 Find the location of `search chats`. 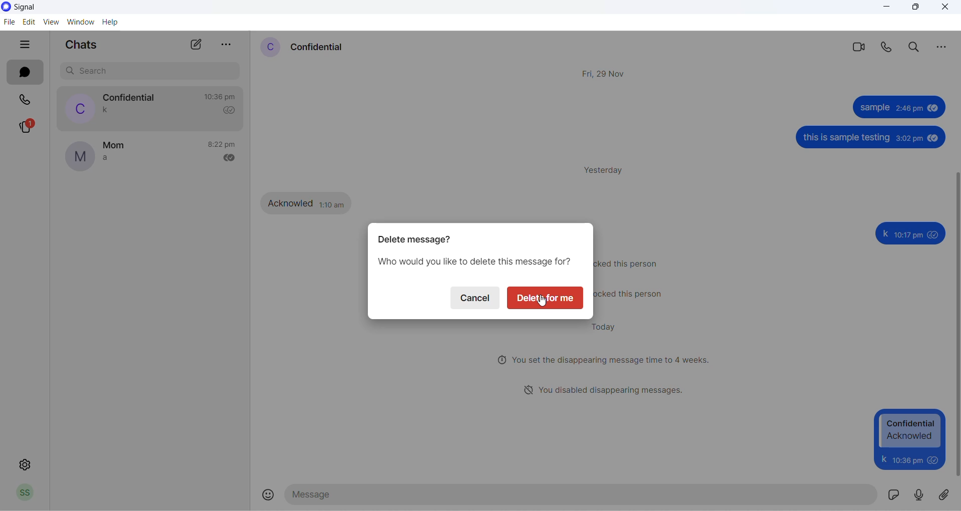

search chats is located at coordinates (154, 71).